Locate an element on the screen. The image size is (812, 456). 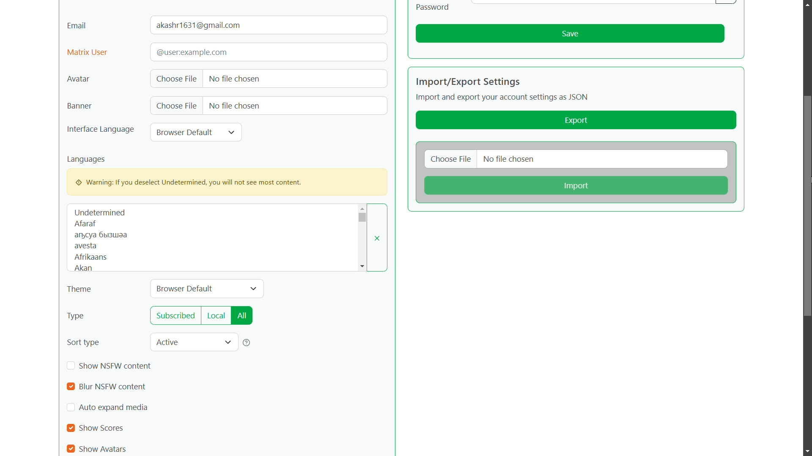
choose file is located at coordinates (451, 160).